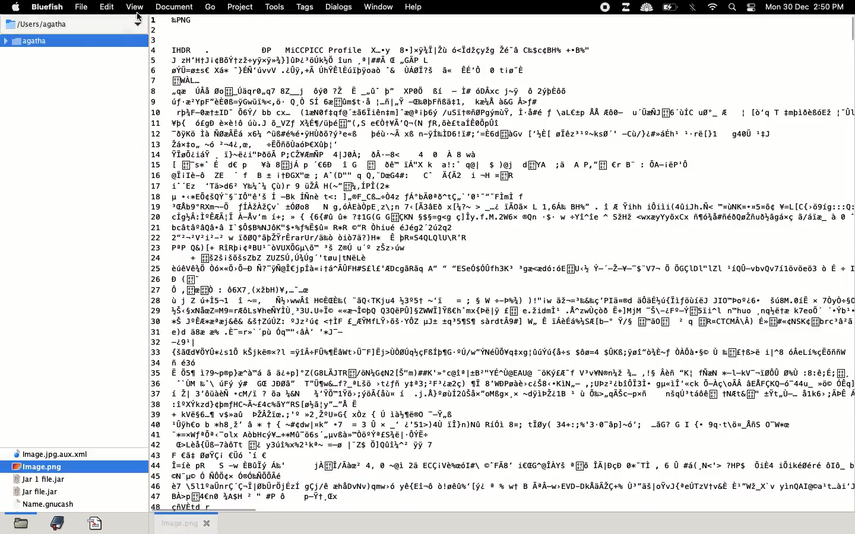 This screenshot has height=534, width=855. What do you see at coordinates (379, 6) in the screenshot?
I see `window` at bounding box center [379, 6].